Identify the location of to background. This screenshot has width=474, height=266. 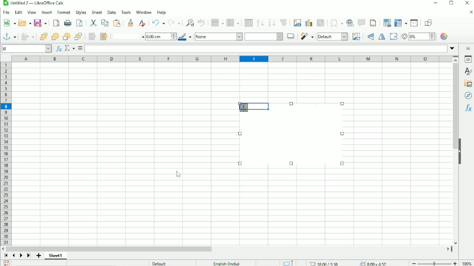
(103, 36).